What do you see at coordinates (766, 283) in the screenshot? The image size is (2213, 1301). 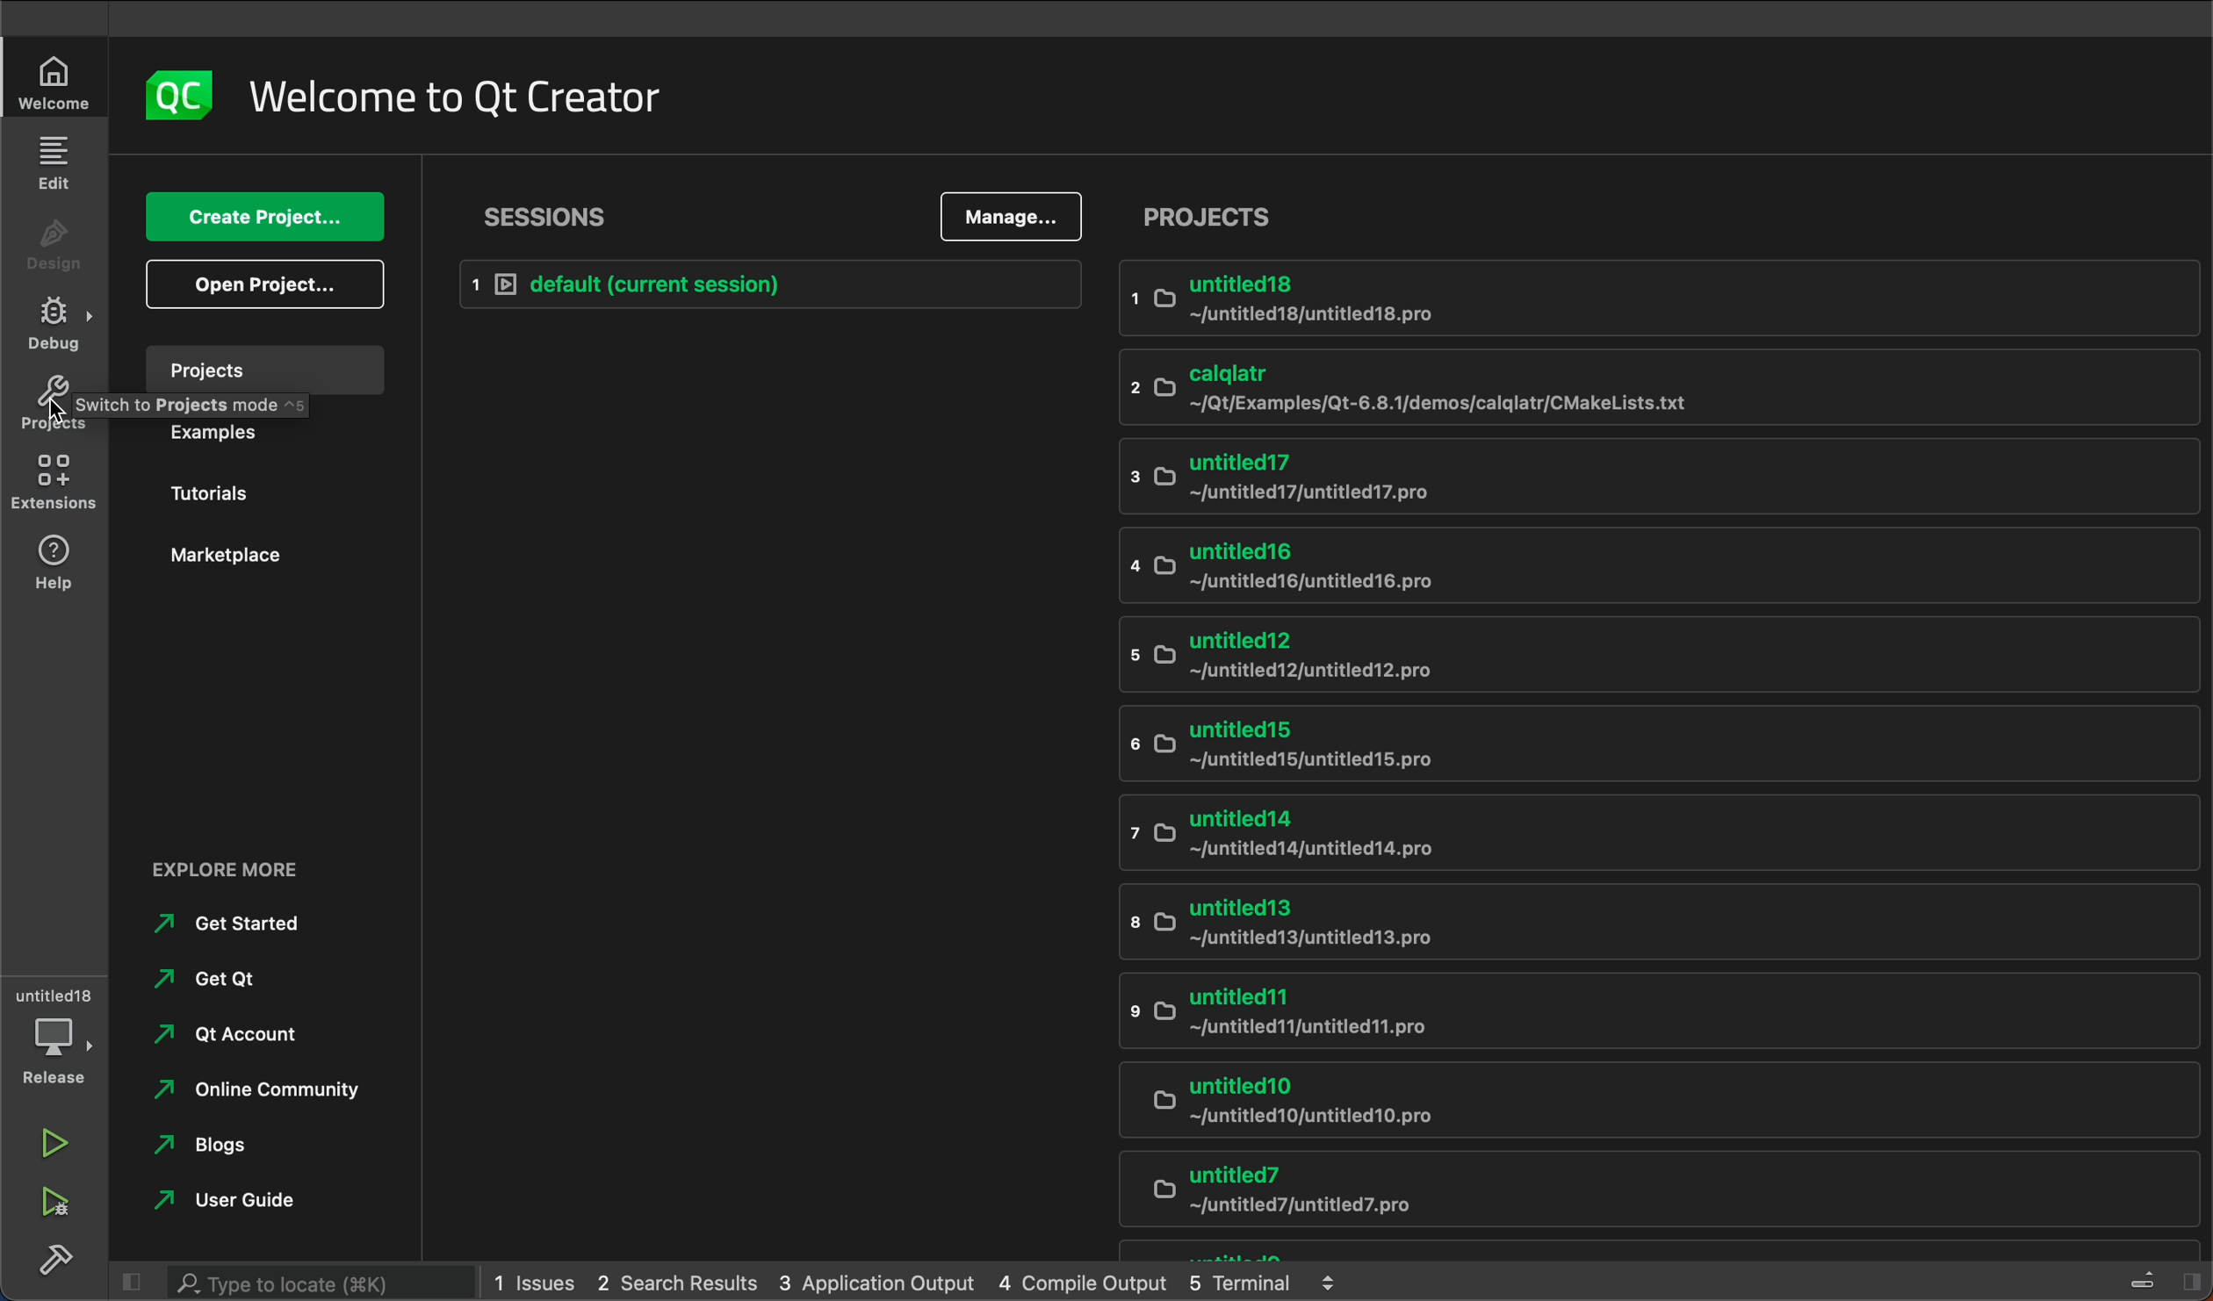 I see `current session` at bounding box center [766, 283].